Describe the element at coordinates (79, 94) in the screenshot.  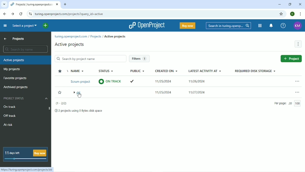
I see `dd` at that location.